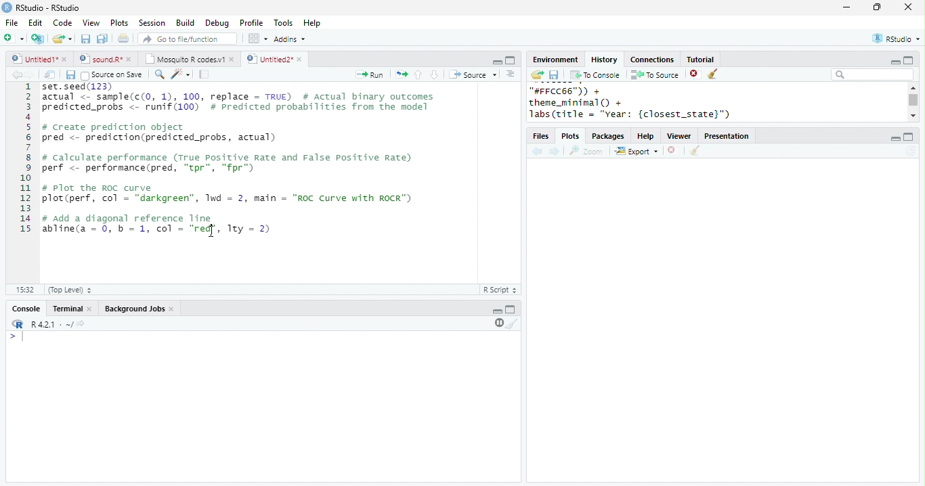 The height and width of the screenshot is (486, 925). What do you see at coordinates (233, 59) in the screenshot?
I see `close` at bounding box center [233, 59].